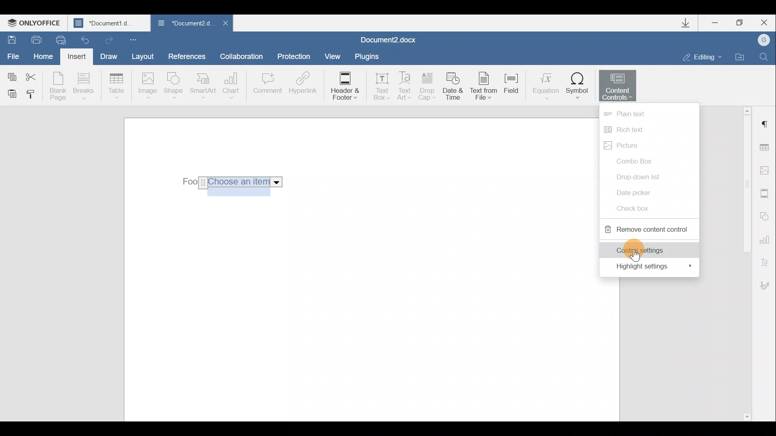 The width and height of the screenshot is (776, 436). What do you see at coordinates (620, 84) in the screenshot?
I see `Content controls` at bounding box center [620, 84].